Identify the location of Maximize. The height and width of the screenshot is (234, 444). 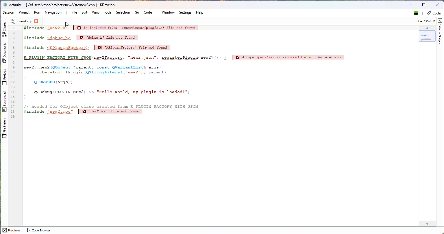
(424, 5).